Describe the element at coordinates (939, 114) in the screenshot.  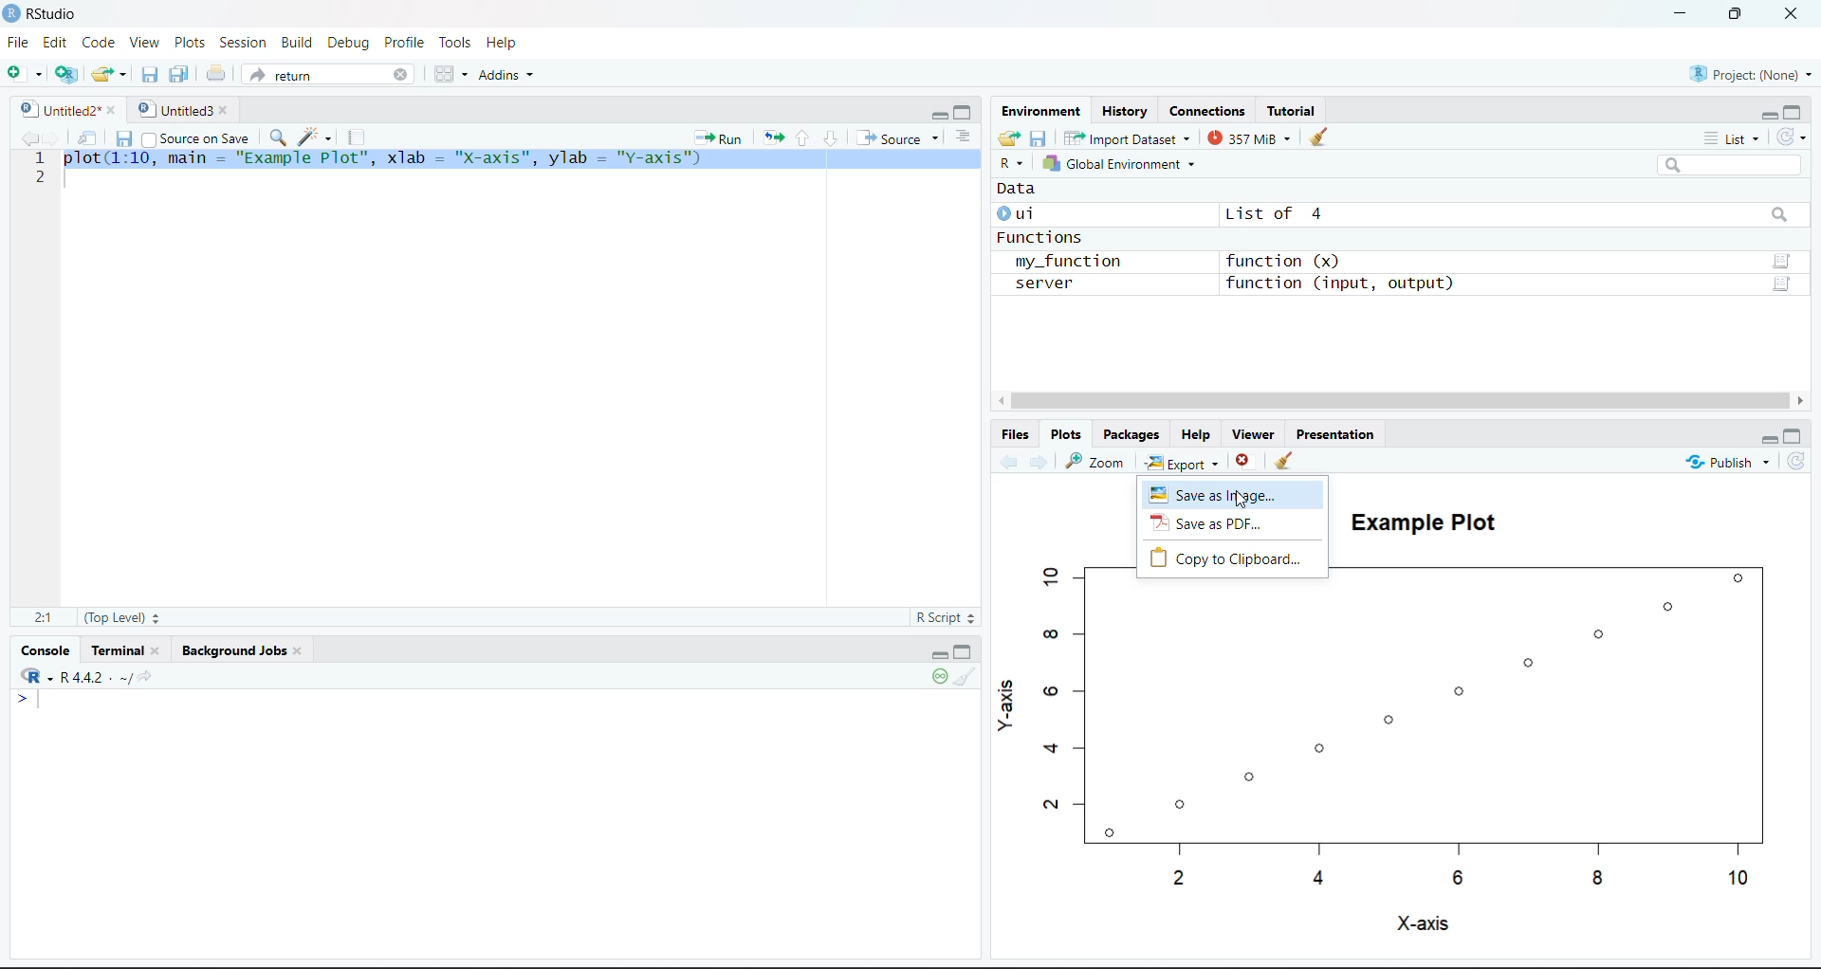
I see `Minimize` at that location.